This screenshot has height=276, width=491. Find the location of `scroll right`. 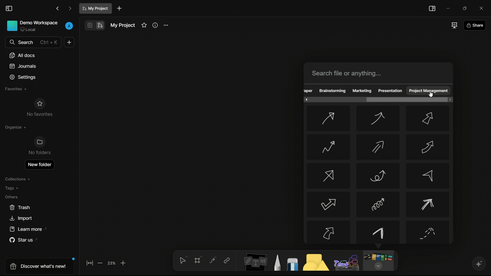

scroll right is located at coordinates (449, 99).